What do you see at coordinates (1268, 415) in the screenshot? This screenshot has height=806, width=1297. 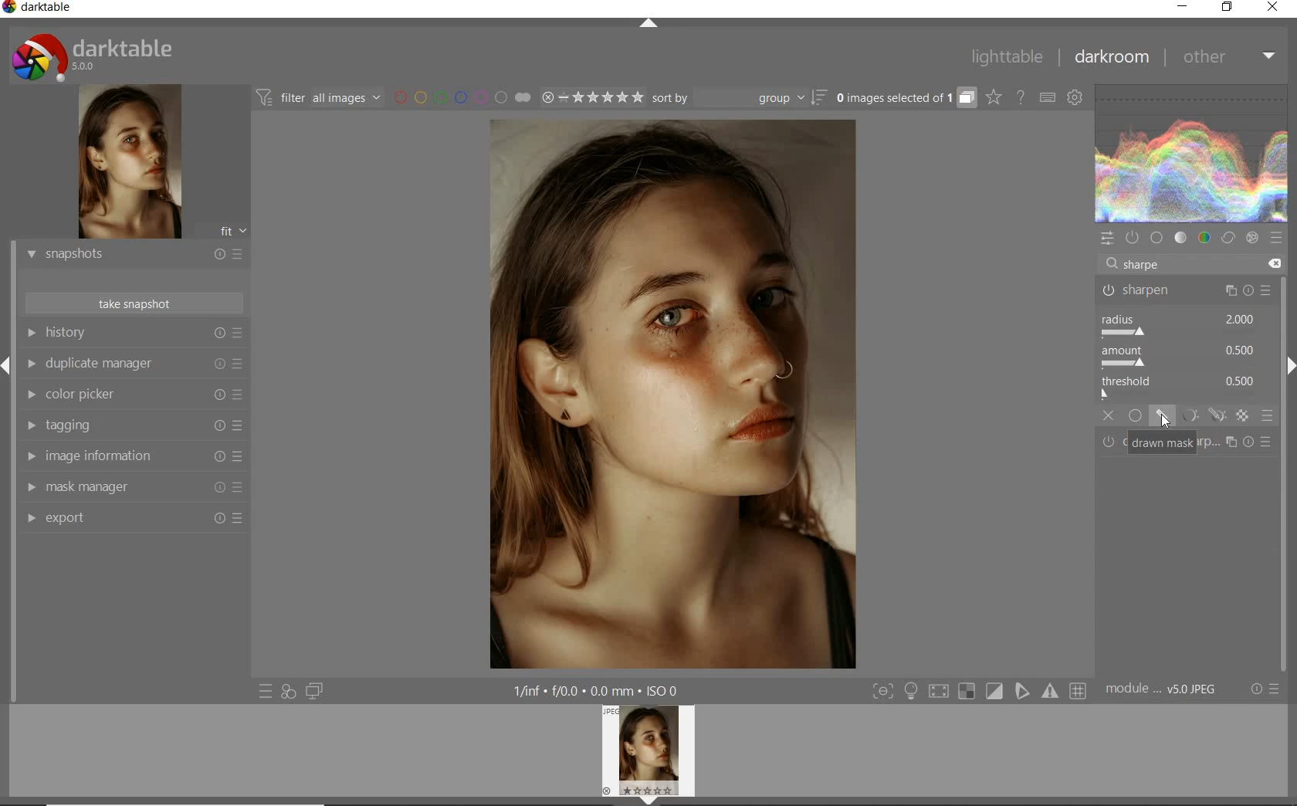 I see `BLENDING OPTIONS` at bounding box center [1268, 415].